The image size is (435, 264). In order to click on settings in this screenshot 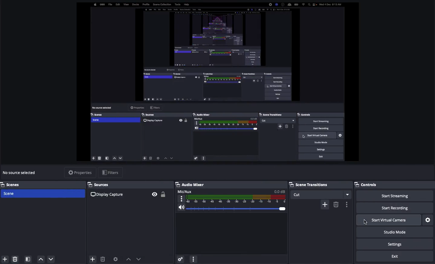, I will do `click(178, 258)`.